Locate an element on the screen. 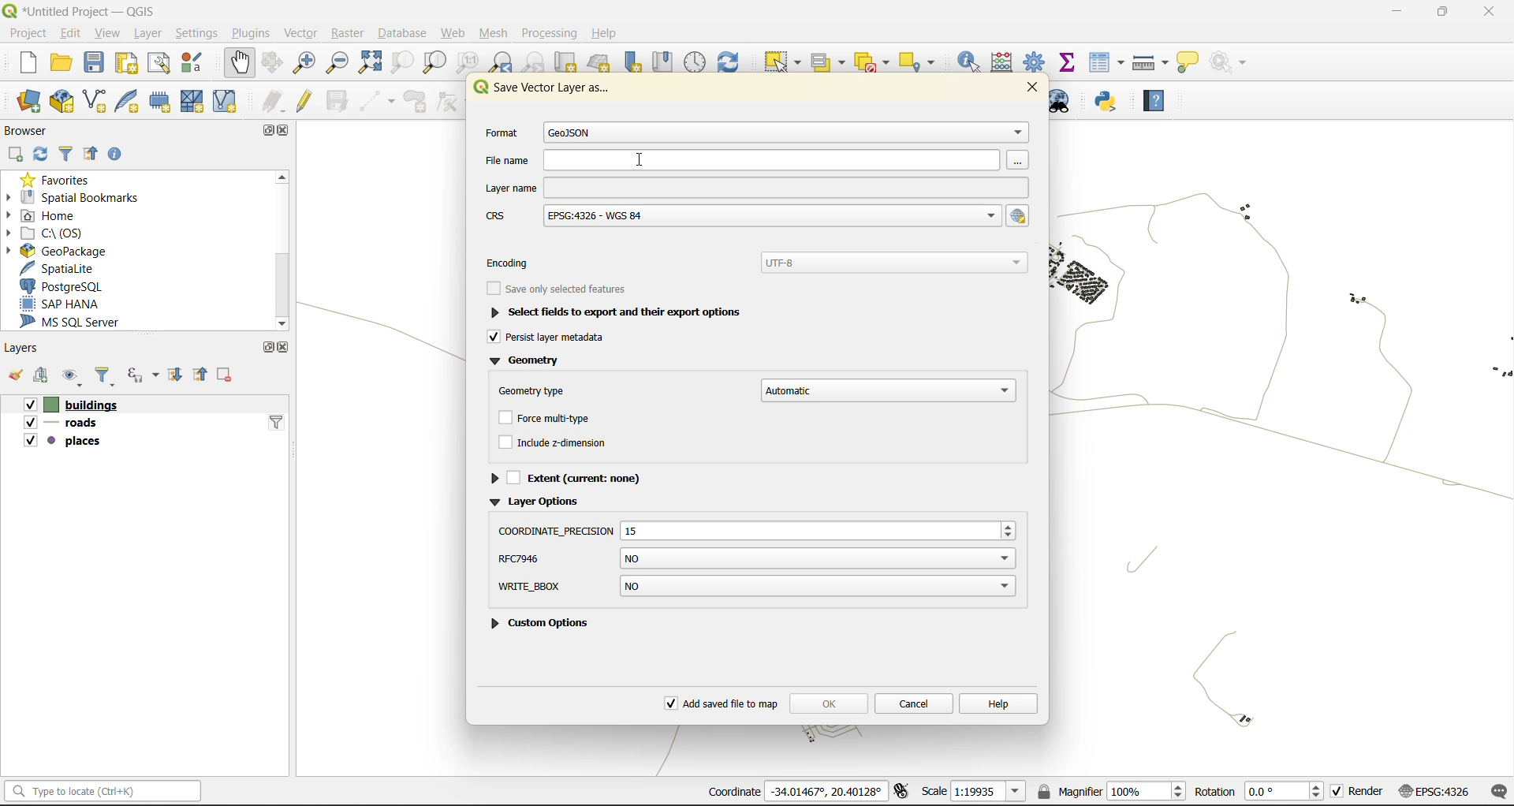  new 3d map view is located at coordinates (601, 65).